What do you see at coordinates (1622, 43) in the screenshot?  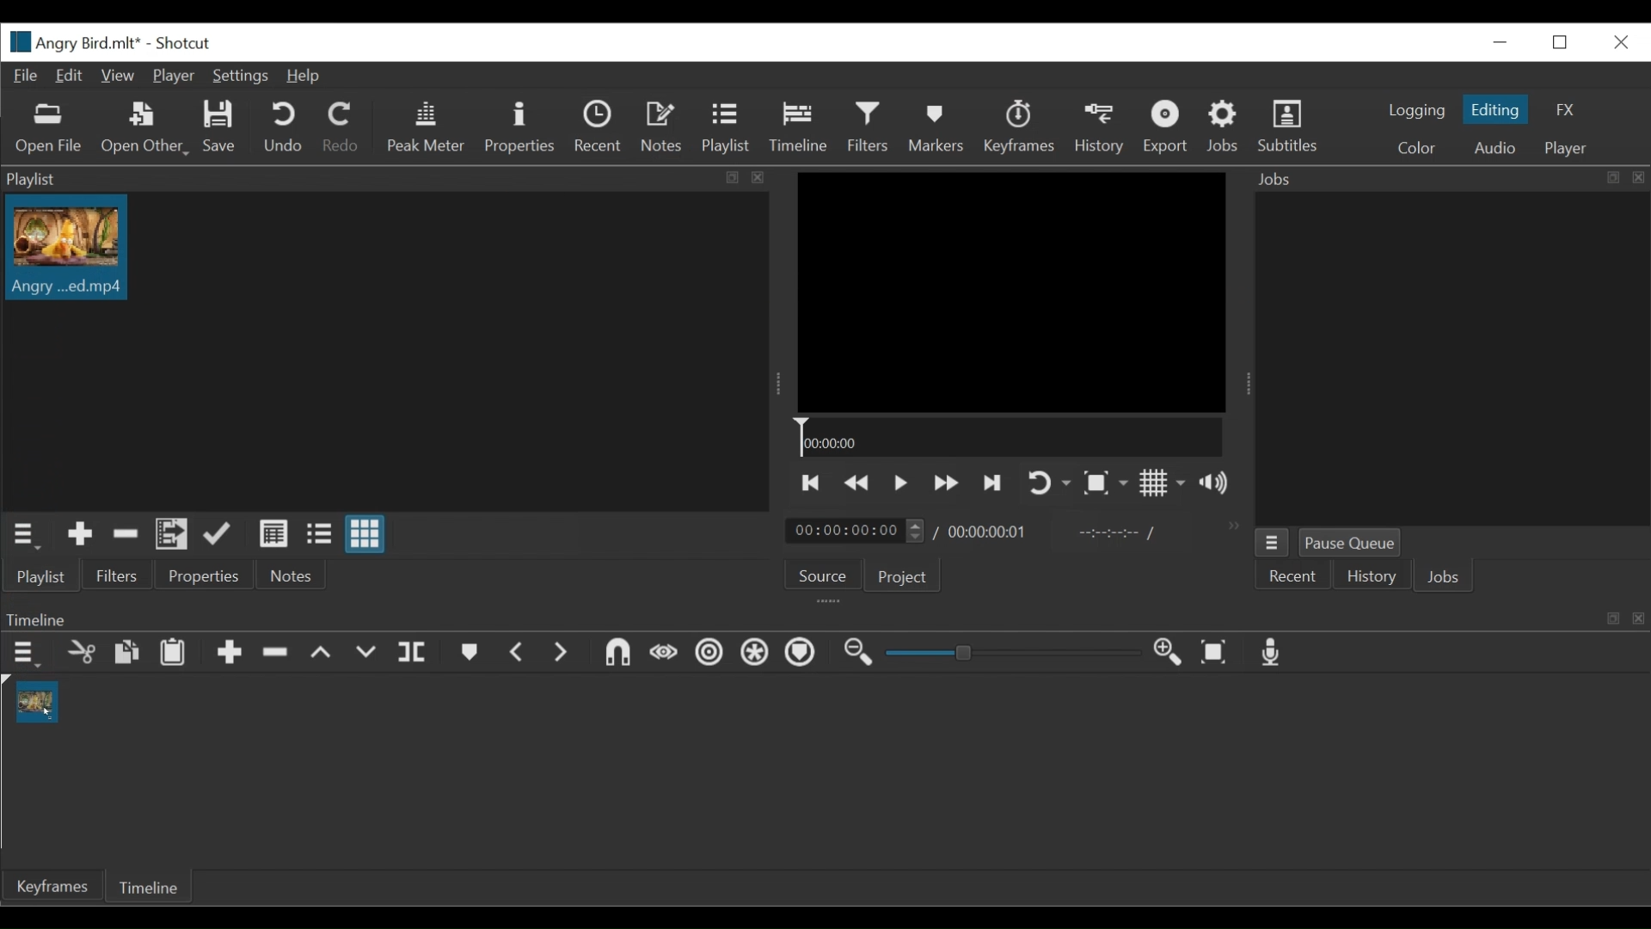 I see `Close` at bounding box center [1622, 43].